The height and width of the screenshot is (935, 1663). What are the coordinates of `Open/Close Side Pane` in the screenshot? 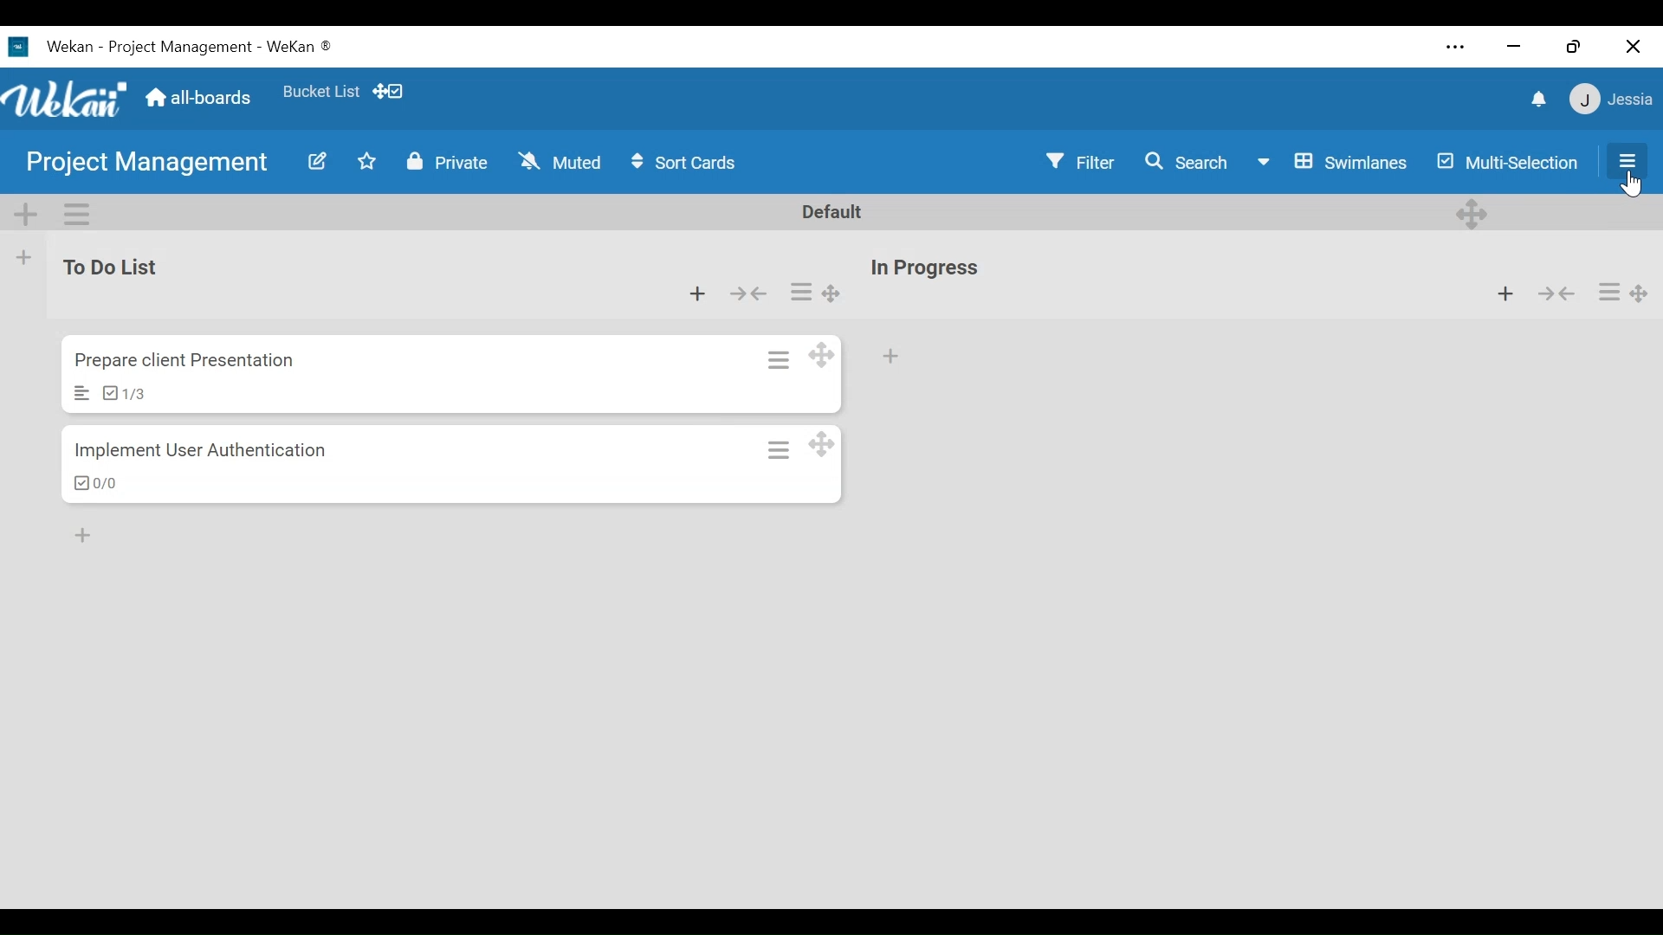 It's located at (1626, 162).